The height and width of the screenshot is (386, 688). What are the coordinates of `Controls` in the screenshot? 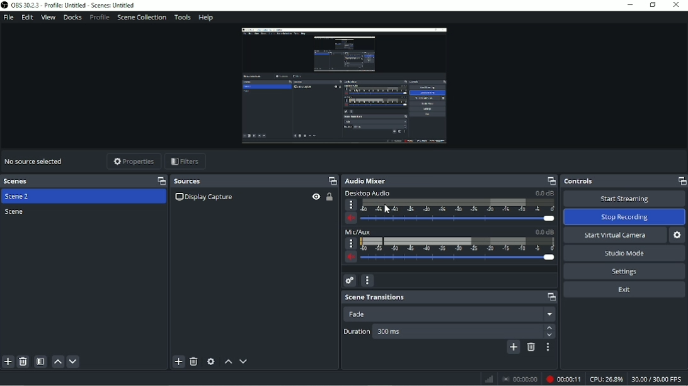 It's located at (623, 181).